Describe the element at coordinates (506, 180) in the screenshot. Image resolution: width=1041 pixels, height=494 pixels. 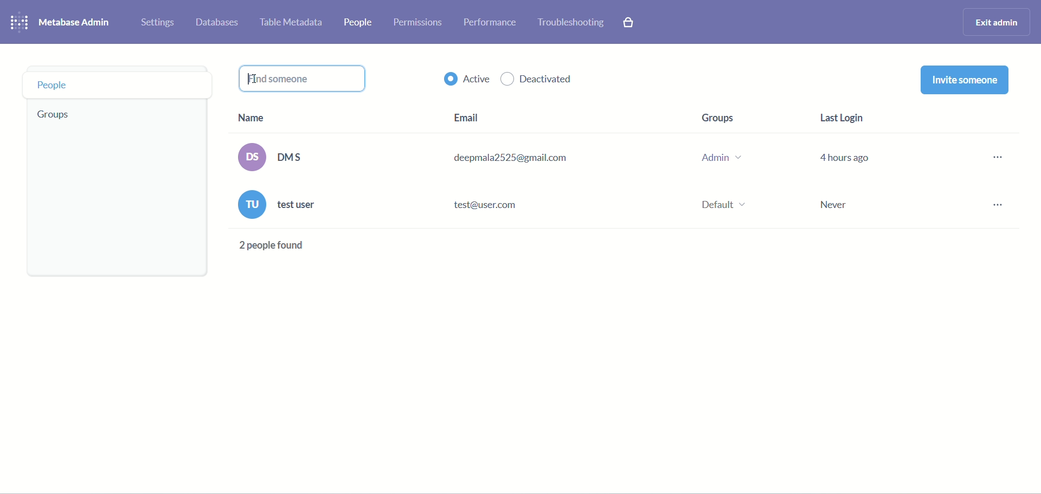
I see `email` at that location.